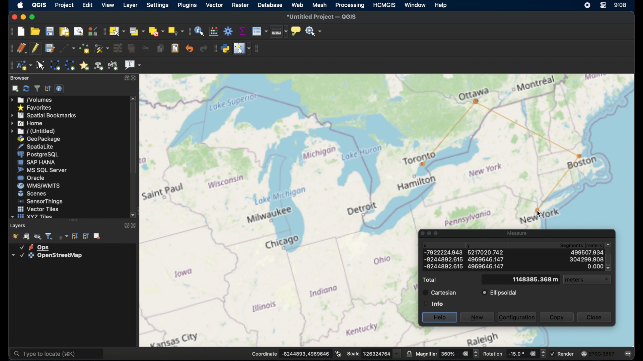  I want to click on untitles project QGIS, so click(323, 17).